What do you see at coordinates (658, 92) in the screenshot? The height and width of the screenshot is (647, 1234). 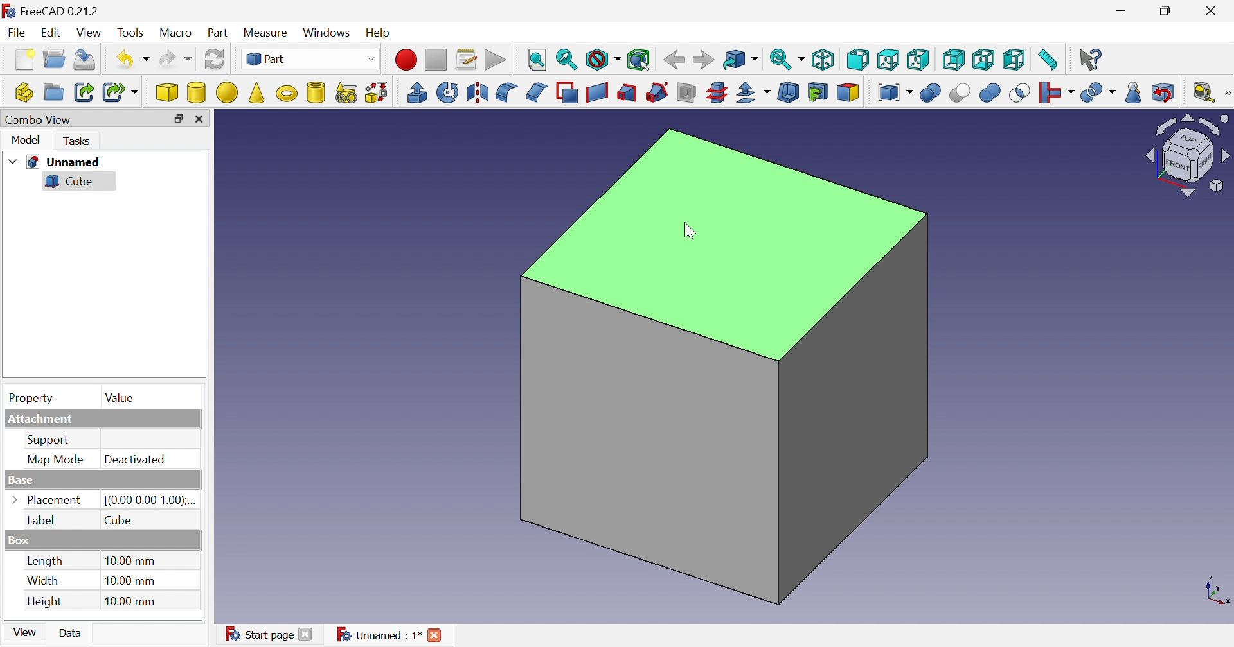 I see `Sweep` at bounding box center [658, 92].